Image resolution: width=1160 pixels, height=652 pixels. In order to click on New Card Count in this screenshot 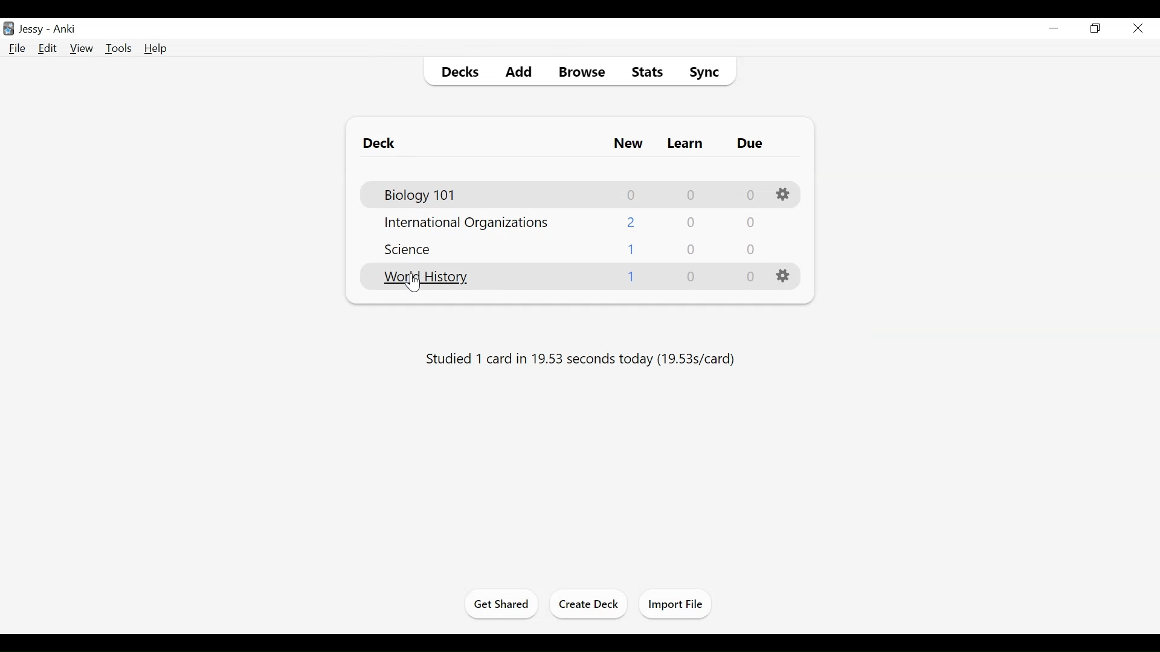, I will do `click(627, 143)`.